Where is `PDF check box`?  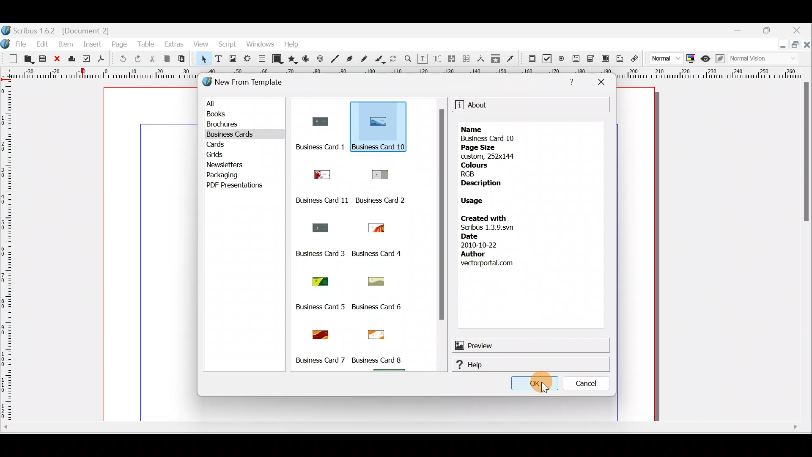
PDF check box is located at coordinates (546, 58).